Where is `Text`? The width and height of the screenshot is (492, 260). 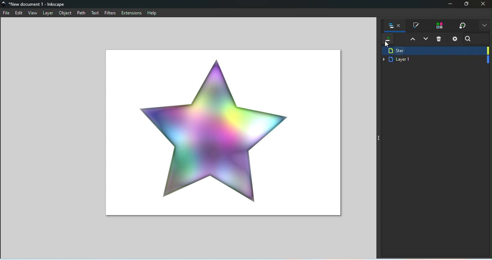 Text is located at coordinates (96, 13).